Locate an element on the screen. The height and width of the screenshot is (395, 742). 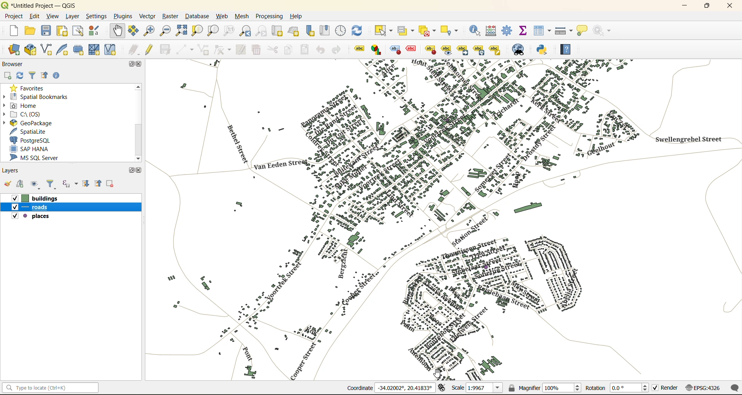
modify is located at coordinates (242, 51).